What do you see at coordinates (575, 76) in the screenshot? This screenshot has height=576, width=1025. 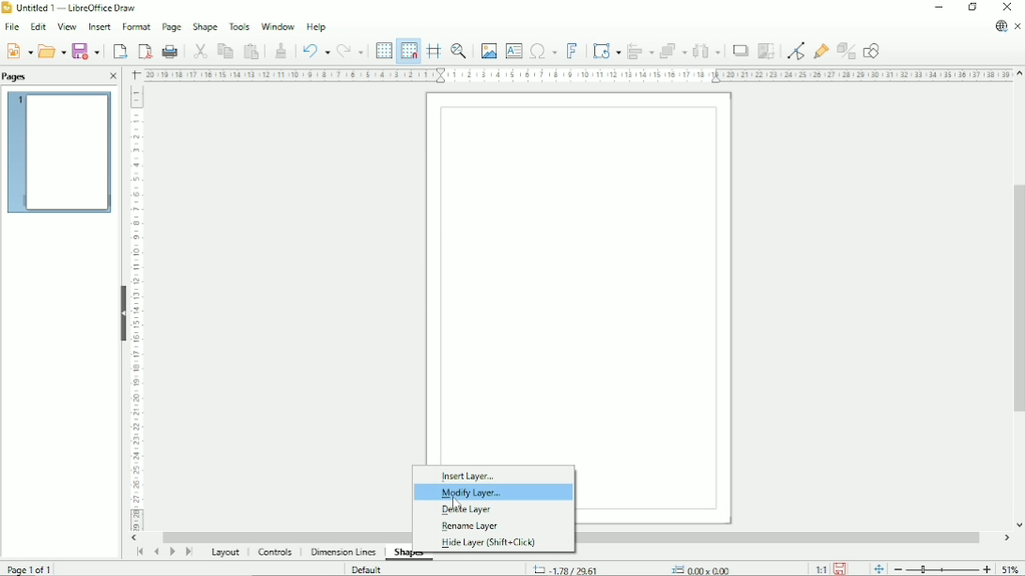 I see `Horizontal scale` at bounding box center [575, 76].